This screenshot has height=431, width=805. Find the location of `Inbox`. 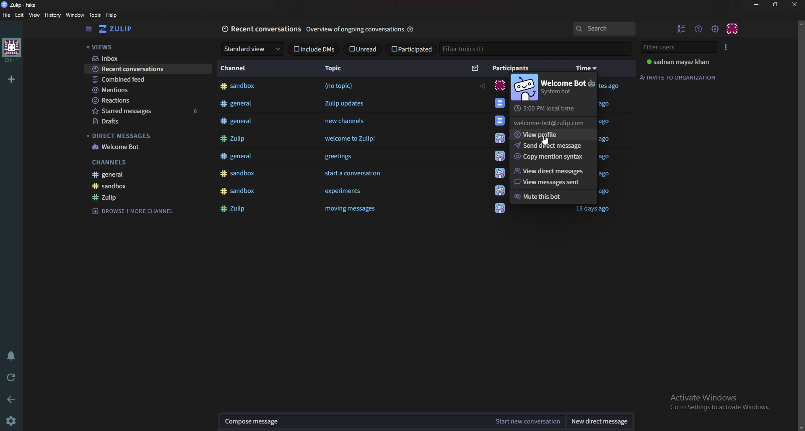

Inbox is located at coordinates (144, 58).